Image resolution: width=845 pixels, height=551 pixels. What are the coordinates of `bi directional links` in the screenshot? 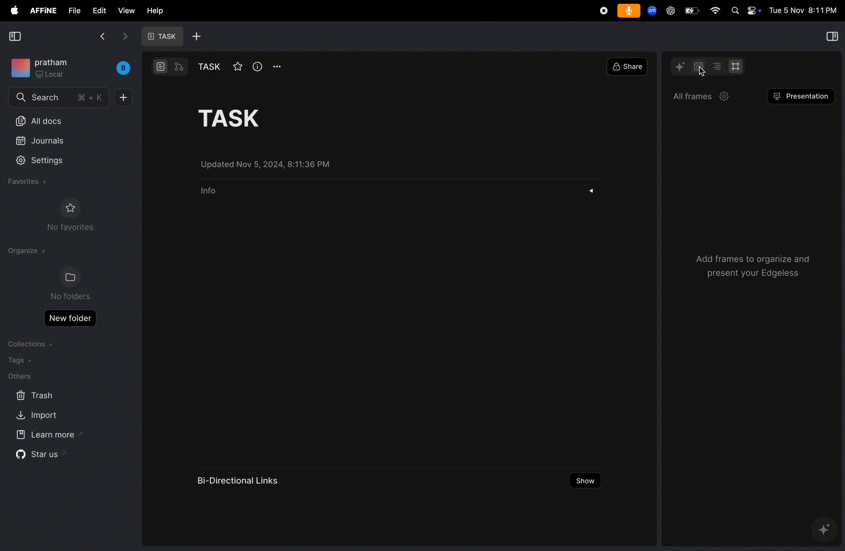 It's located at (240, 478).